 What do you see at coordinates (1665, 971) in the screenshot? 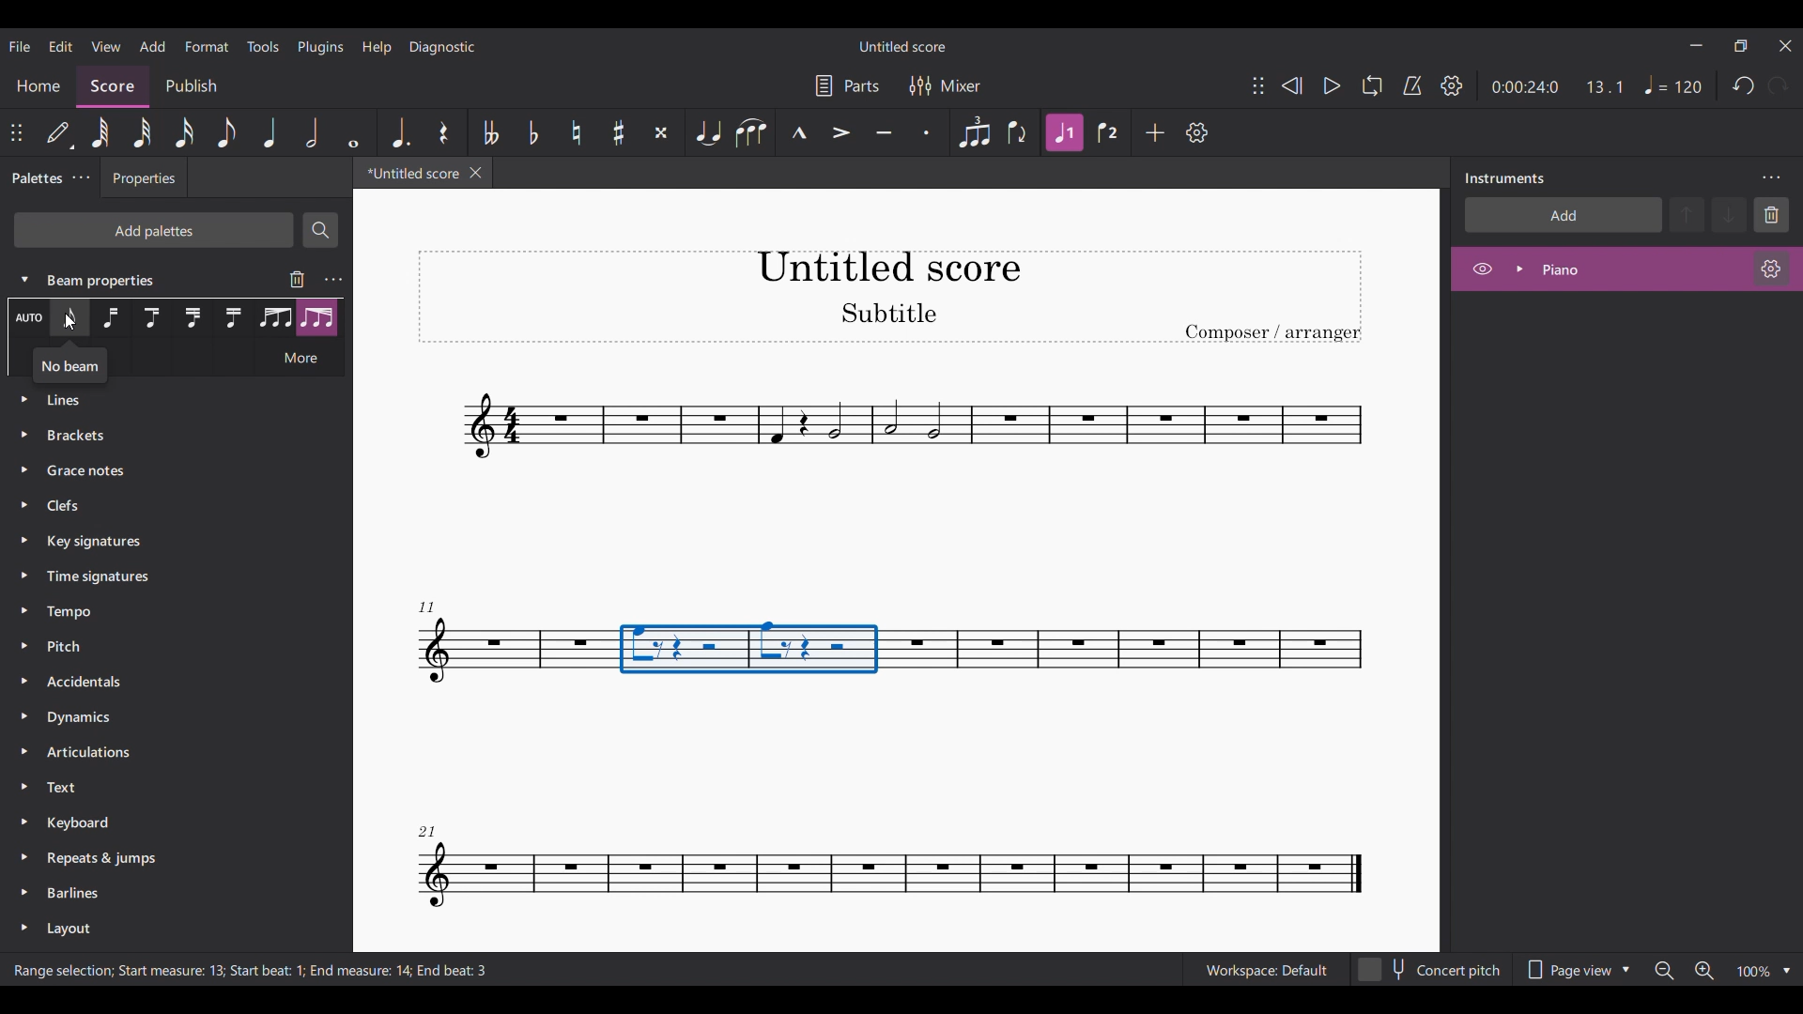
I see `Zoom out` at bounding box center [1665, 971].